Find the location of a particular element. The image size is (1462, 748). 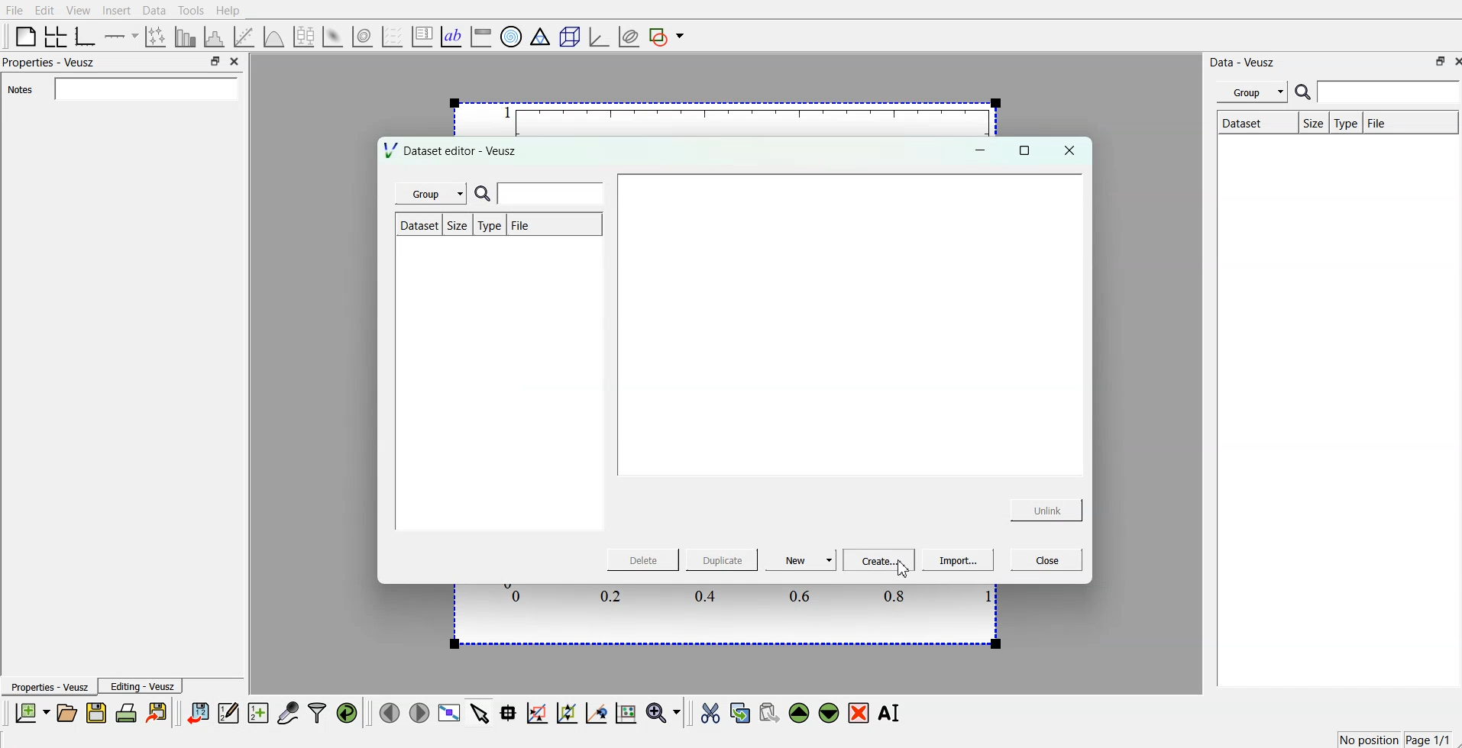

create new datasets is located at coordinates (259, 714).